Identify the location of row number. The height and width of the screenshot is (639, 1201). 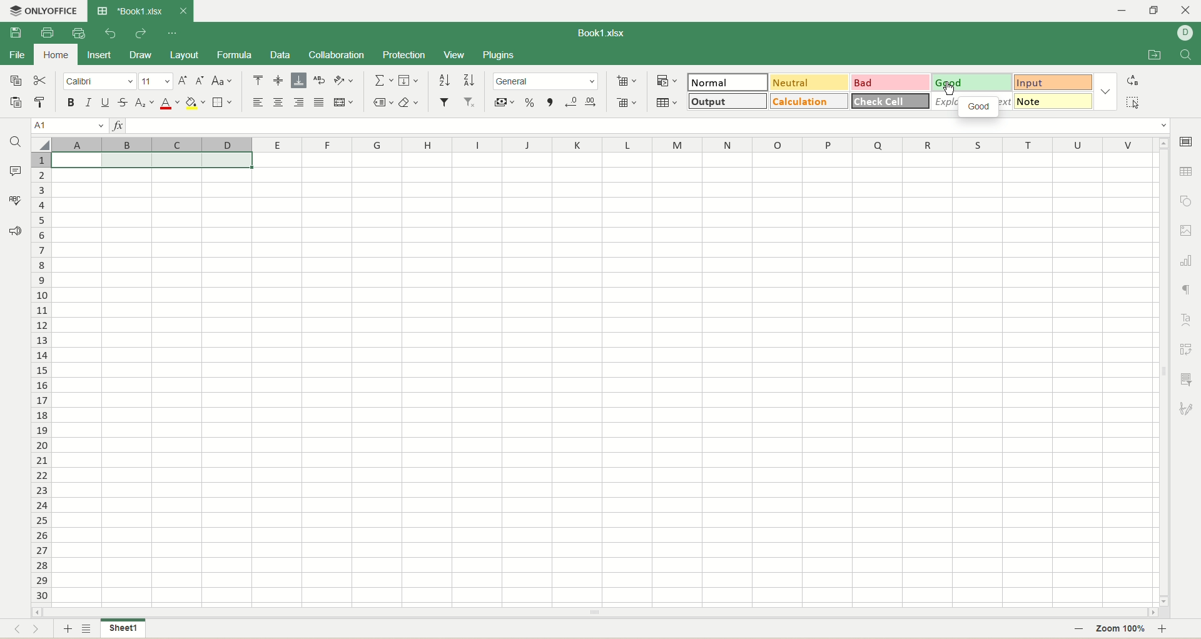
(40, 378).